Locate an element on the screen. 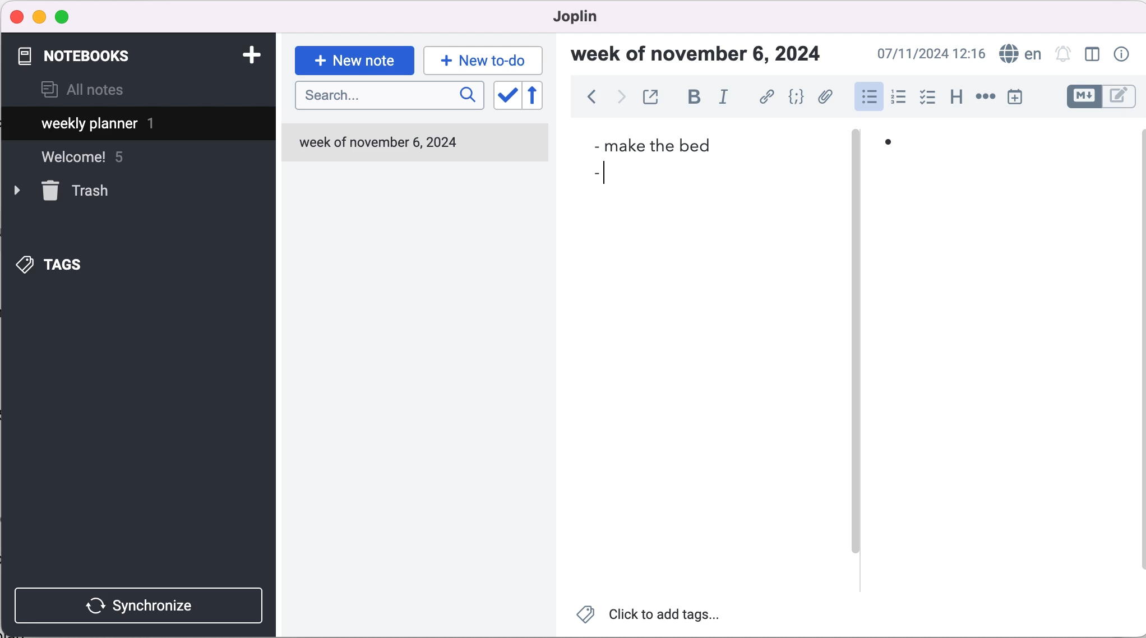 The width and height of the screenshot is (1146, 638). toggle editors is located at coordinates (1101, 98).